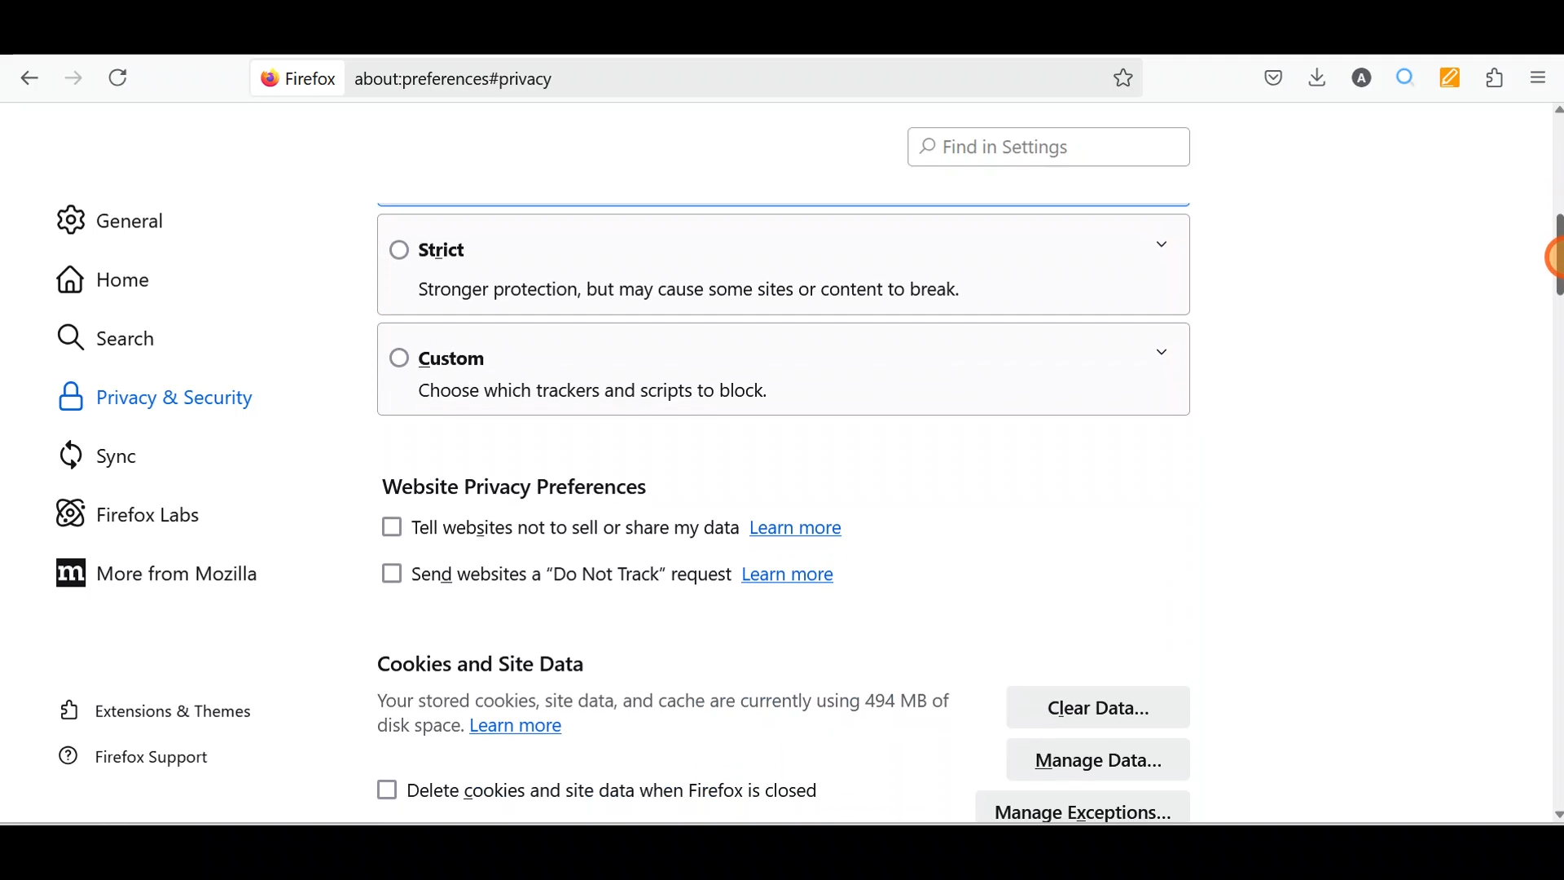 The height and width of the screenshot is (880, 1564). Describe the element at coordinates (801, 530) in the screenshot. I see `Learn more` at that location.